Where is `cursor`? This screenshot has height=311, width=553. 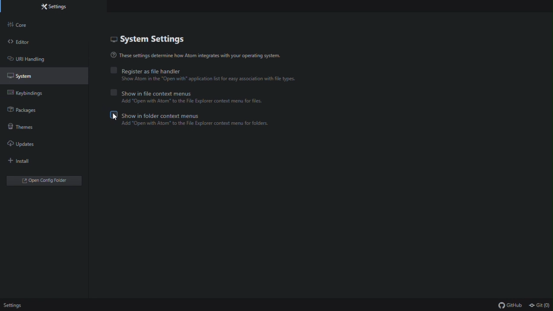 cursor is located at coordinates (115, 118).